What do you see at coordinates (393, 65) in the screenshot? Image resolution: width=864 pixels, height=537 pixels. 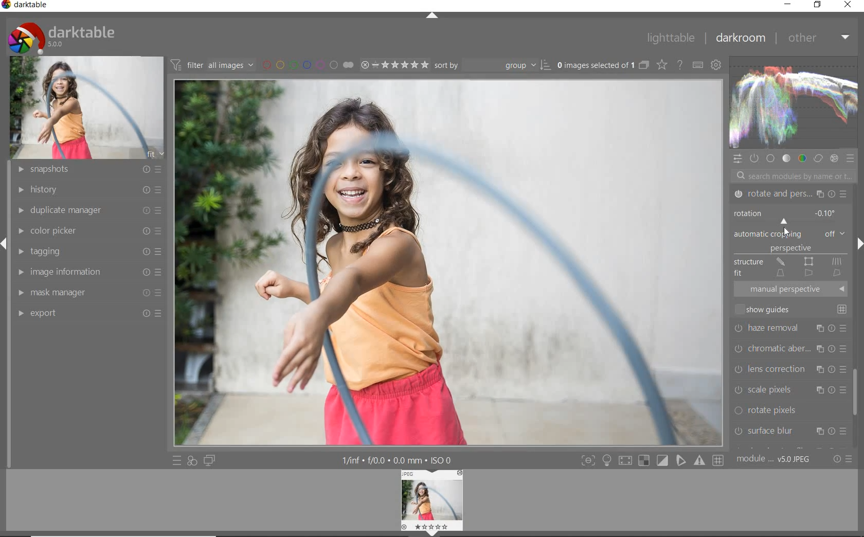 I see `selected image range rating` at bounding box center [393, 65].